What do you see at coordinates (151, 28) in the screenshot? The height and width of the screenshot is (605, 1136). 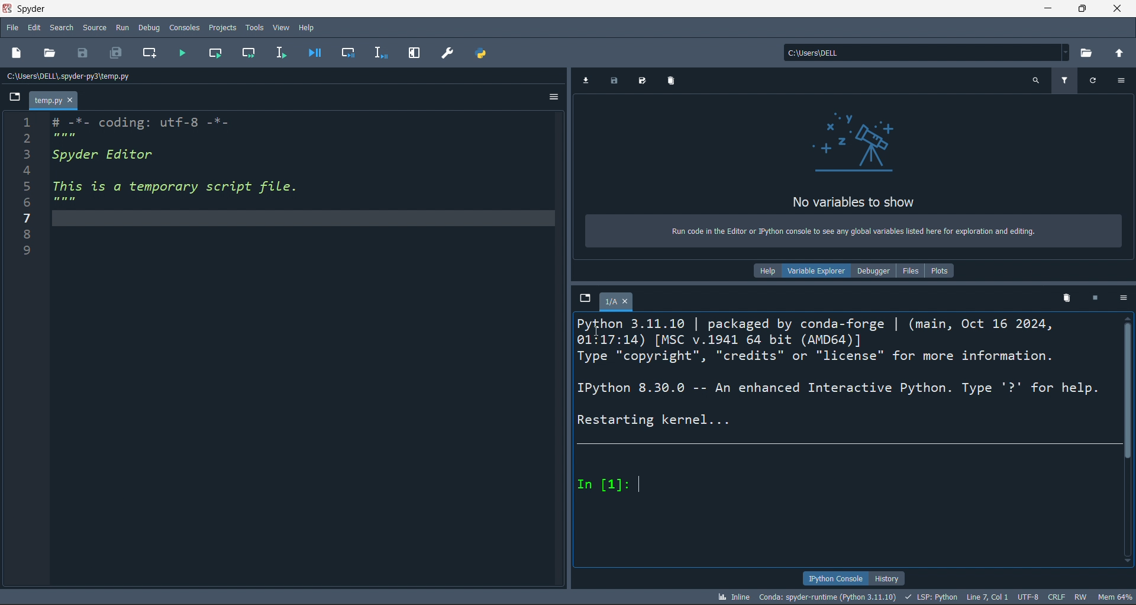 I see `Debug` at bounding box center [151, 28].